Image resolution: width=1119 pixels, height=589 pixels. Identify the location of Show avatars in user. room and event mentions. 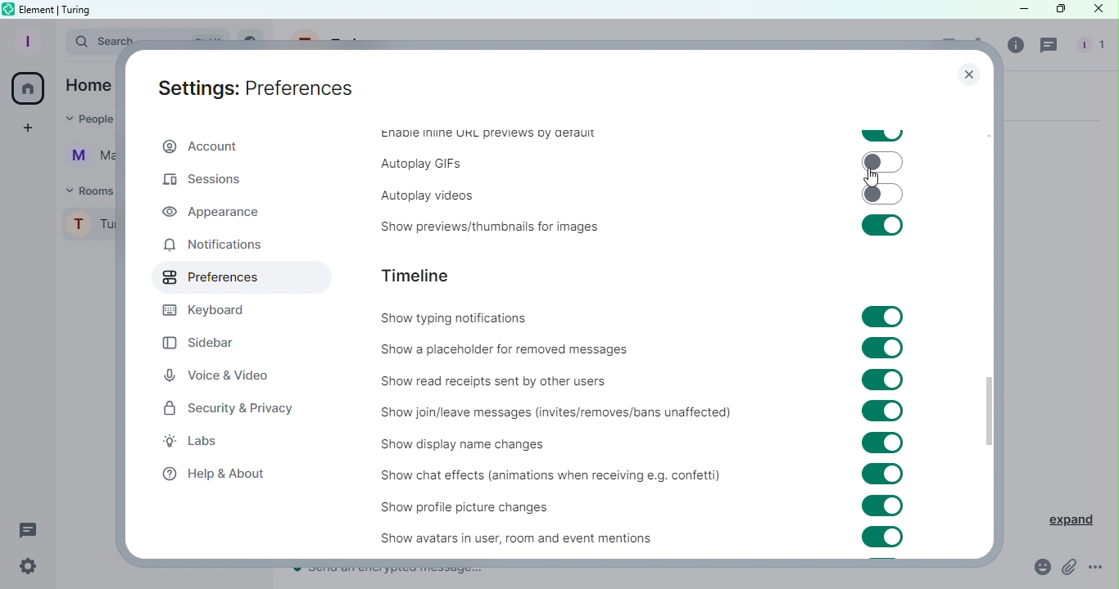
(496, 537).